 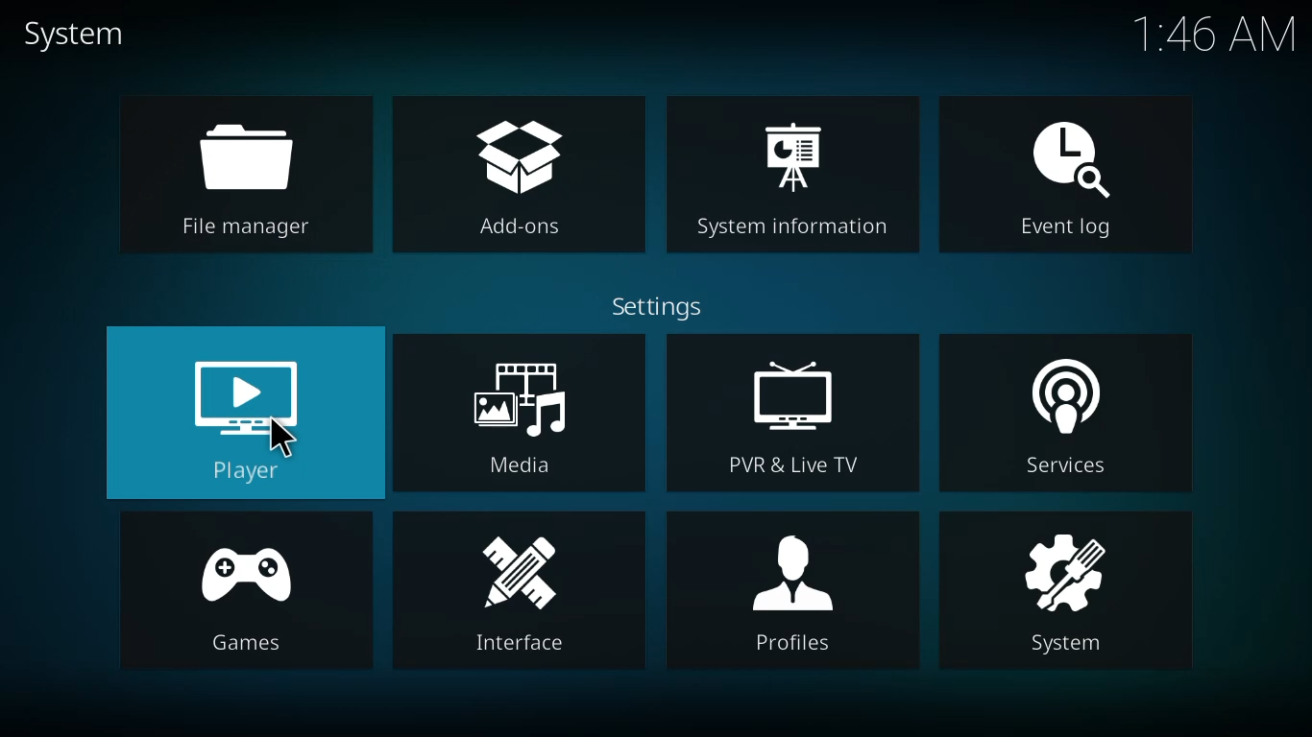 What do you see at coordinates (1210, 34) in the screenshot?
I see `time` at bounding box center [1210, 34].